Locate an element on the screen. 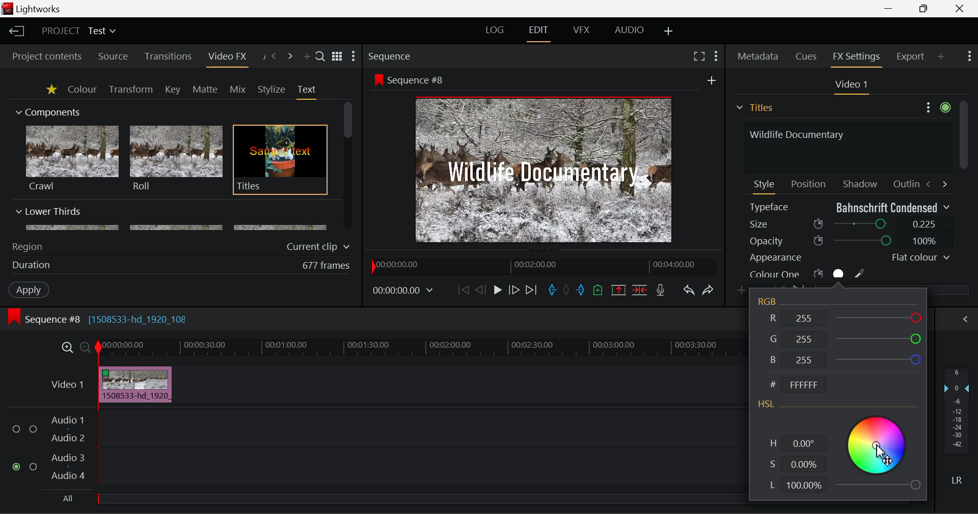  Project Title is located at coordinates (79, 30).